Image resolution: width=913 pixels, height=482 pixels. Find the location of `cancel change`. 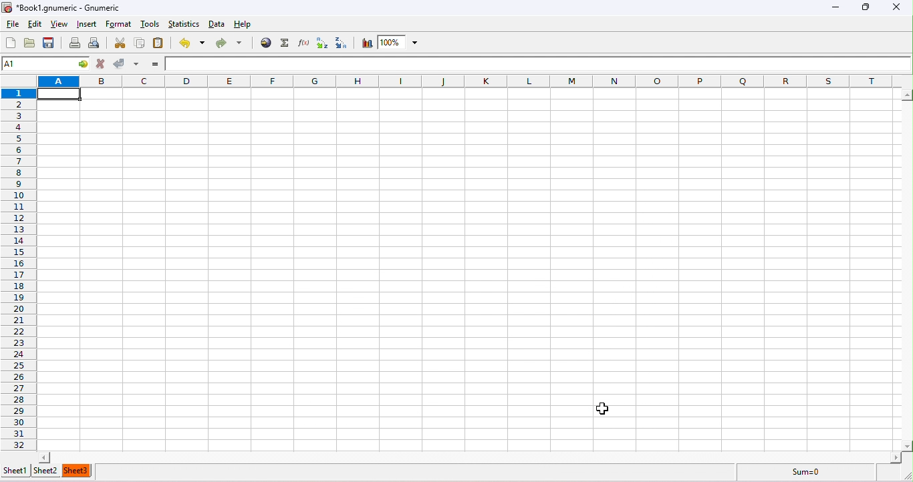

cancel change is located at coordinates (102, 65).